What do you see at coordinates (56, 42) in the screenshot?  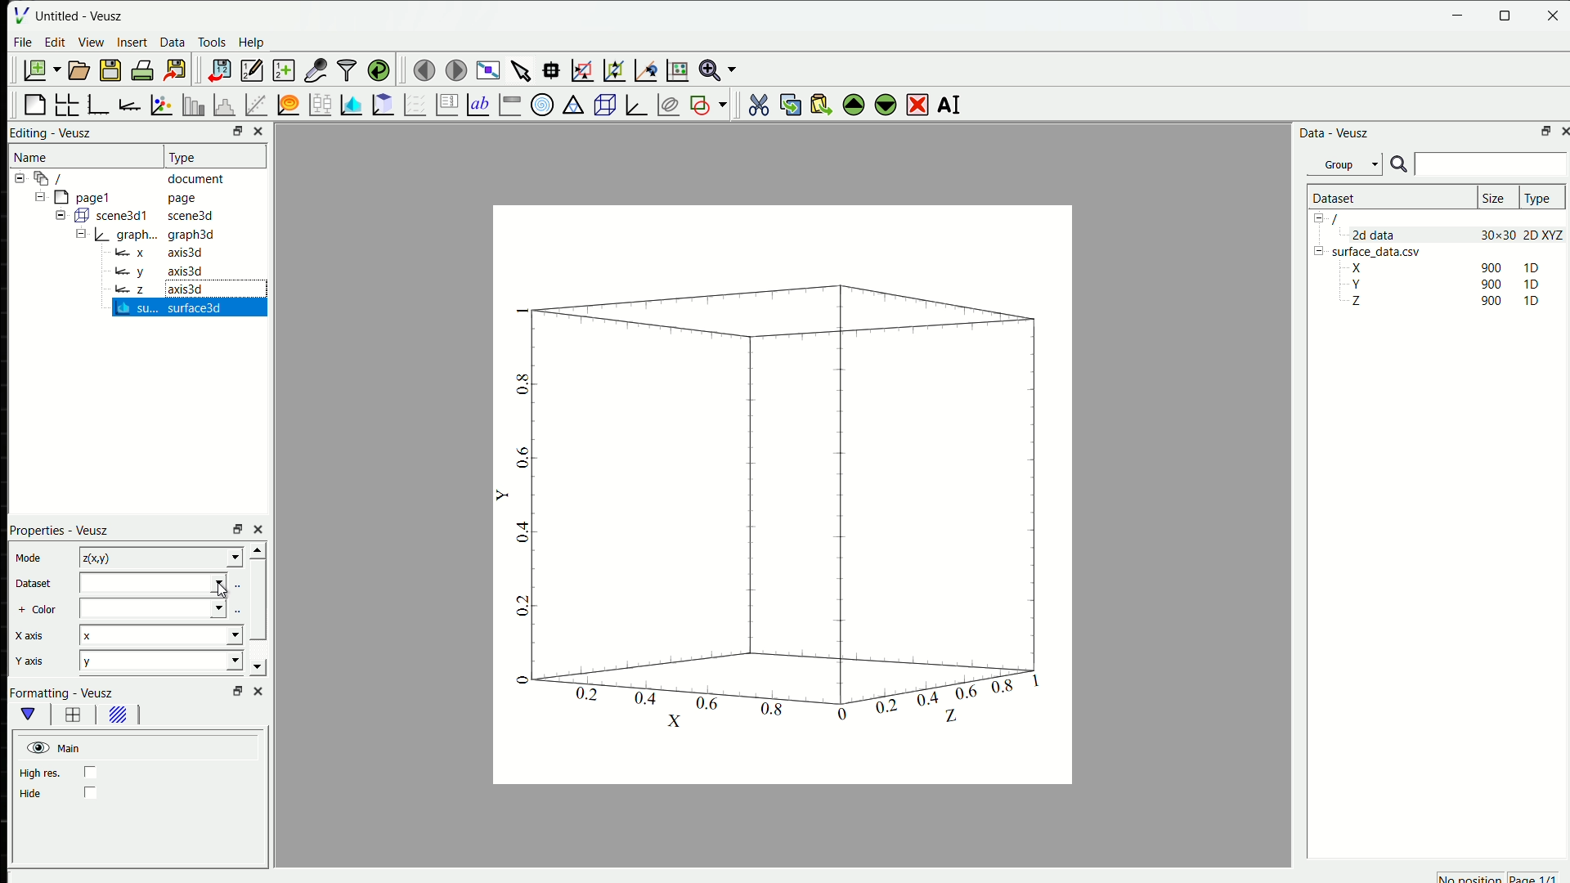 I see `Edit` at bounding box center [56, 42].